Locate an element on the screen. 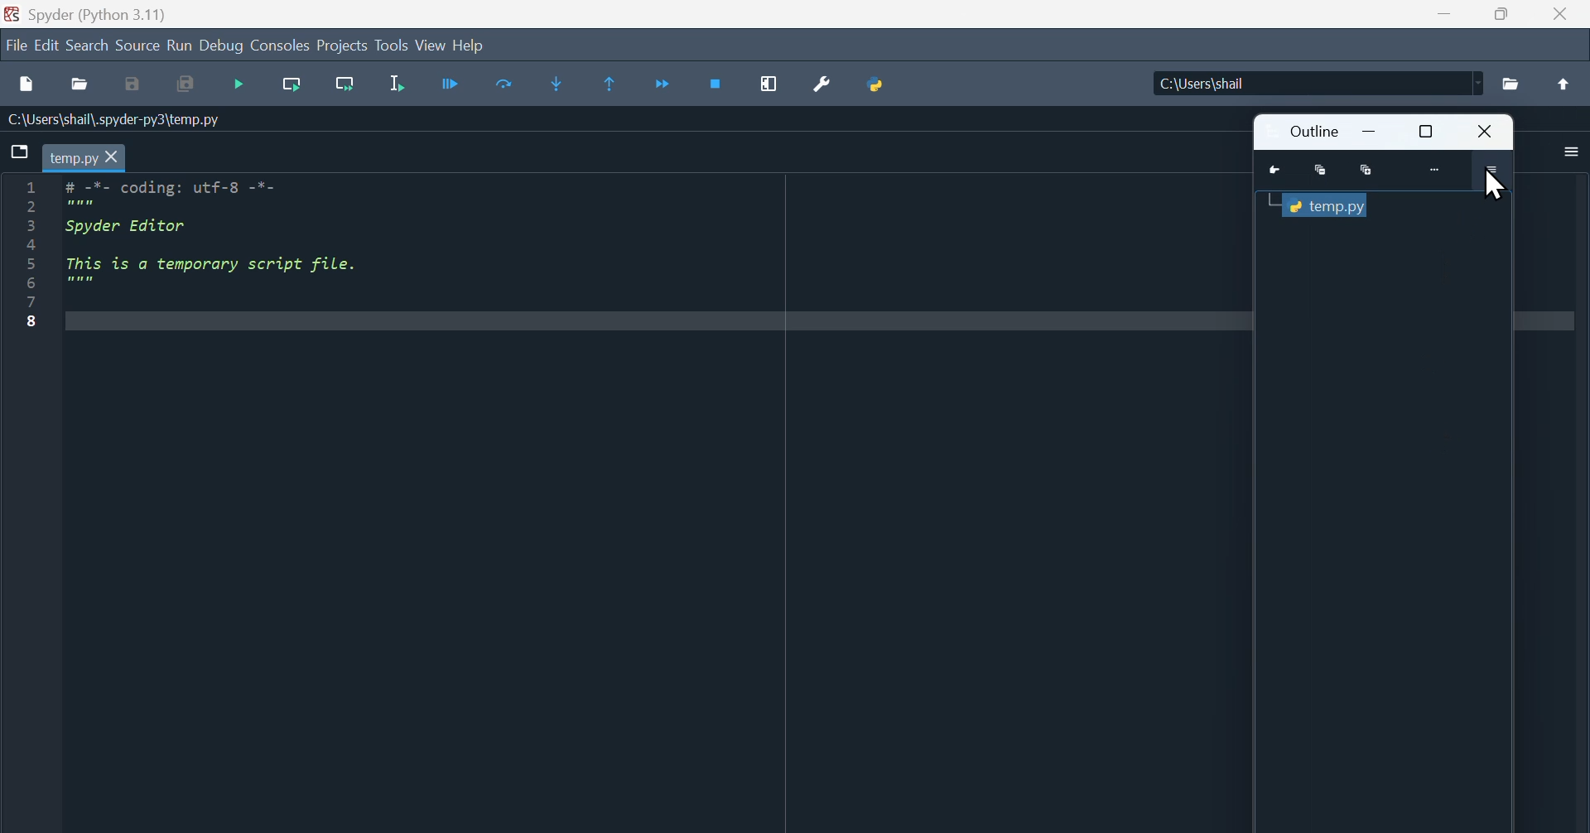 This screenshot has height=833, width=1590. Python path manager is located at coordinates (878, 84).